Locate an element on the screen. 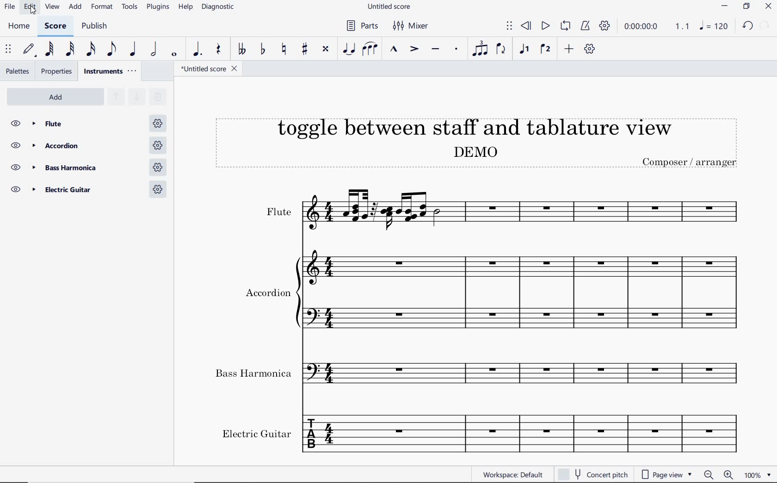 The height and width of the screenshot is (483, 777). quarter note is located at coordinates (133, 50).